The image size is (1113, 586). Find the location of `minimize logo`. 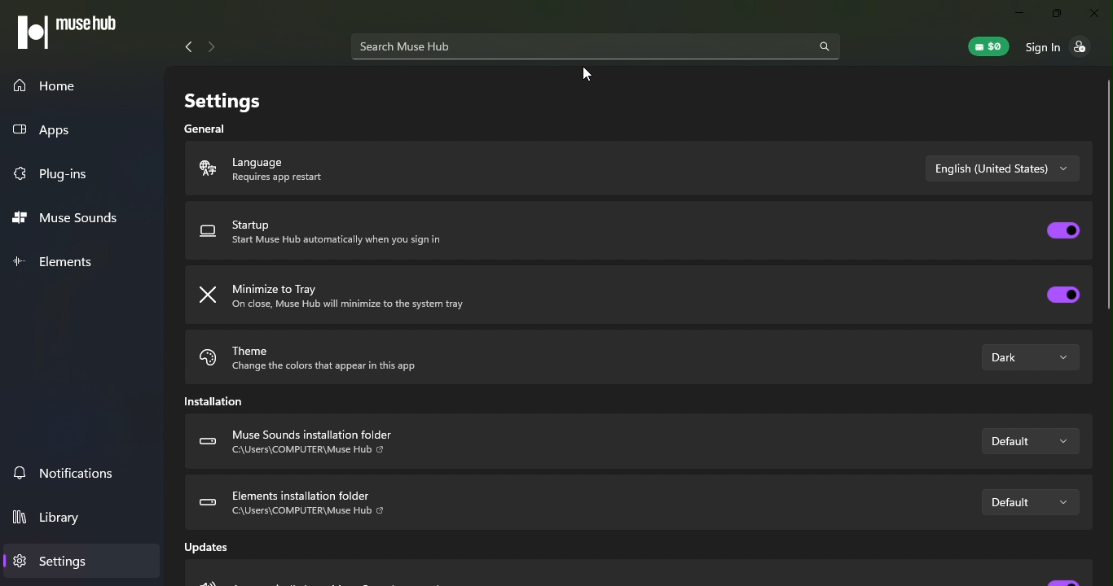

minimize logo is located at coordinates (211, 296).